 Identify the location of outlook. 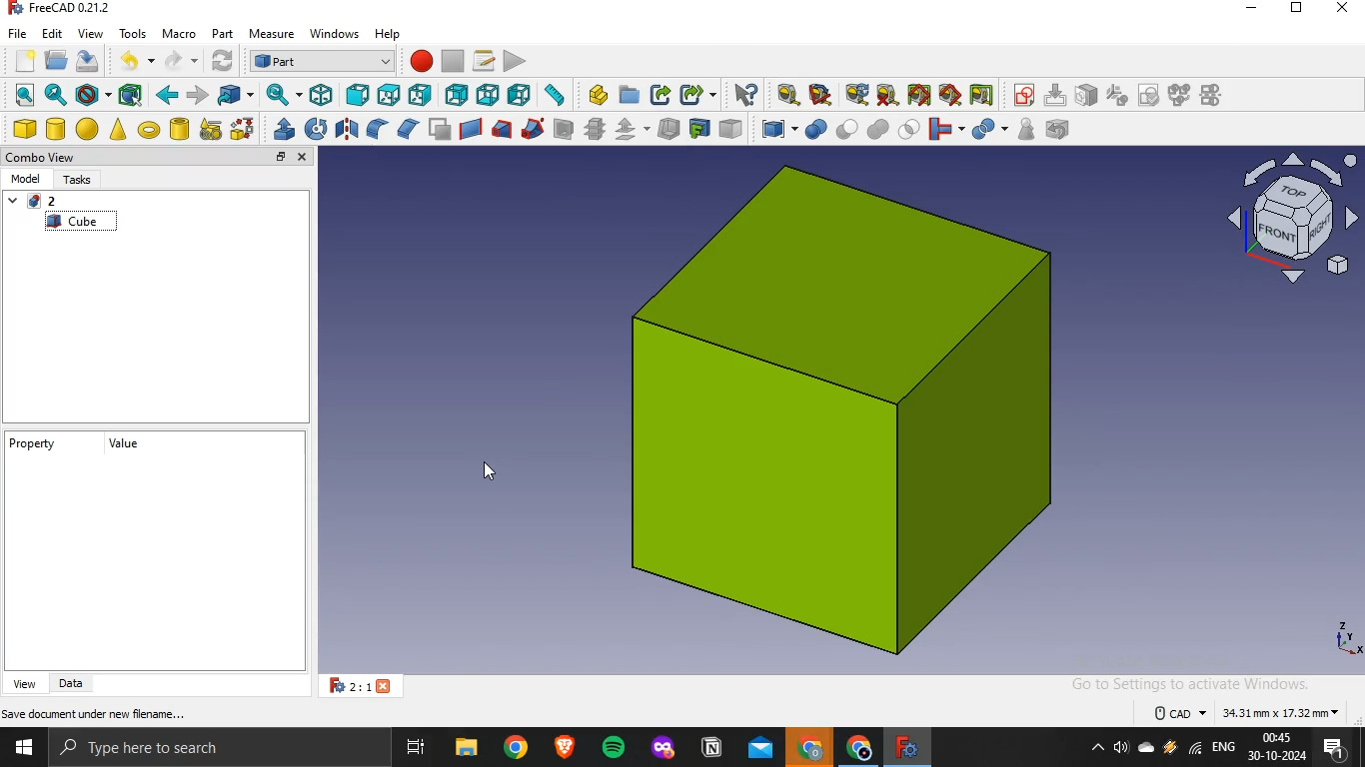
(761, 747).